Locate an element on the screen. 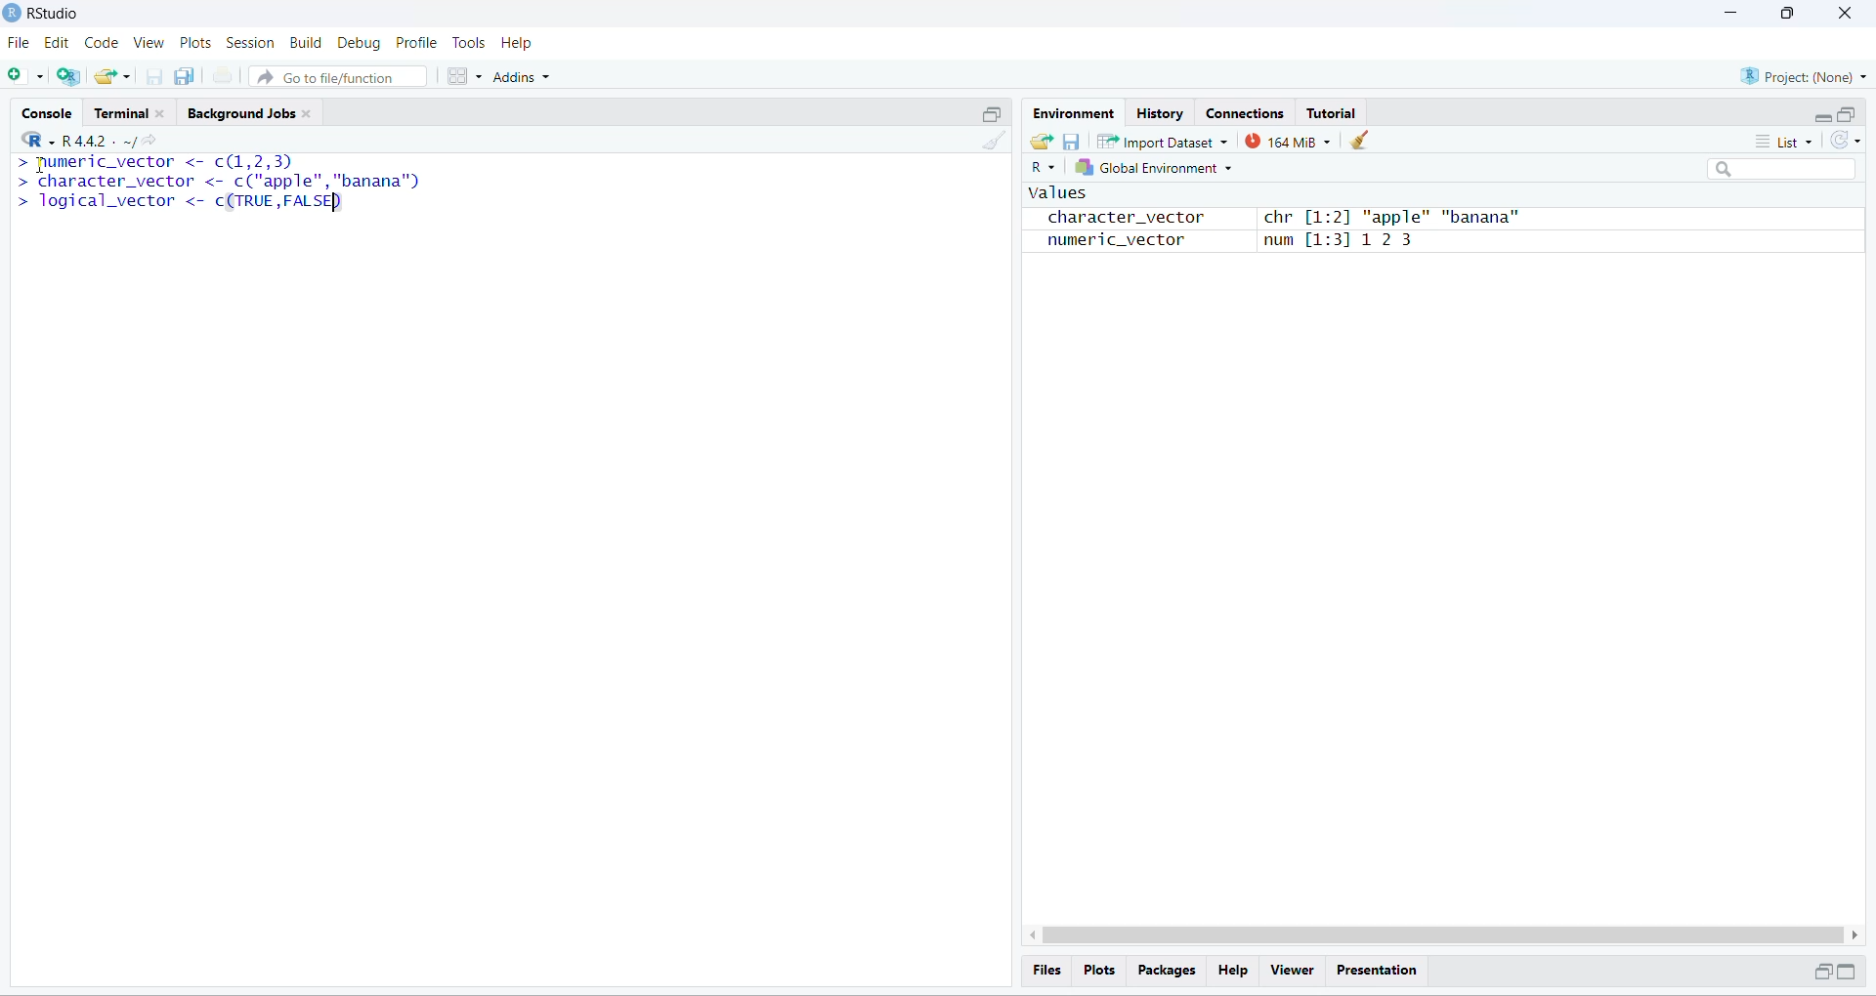 The height and width of the screenshot is (996, 1876). Plots is located at coordinates (1097, 969).